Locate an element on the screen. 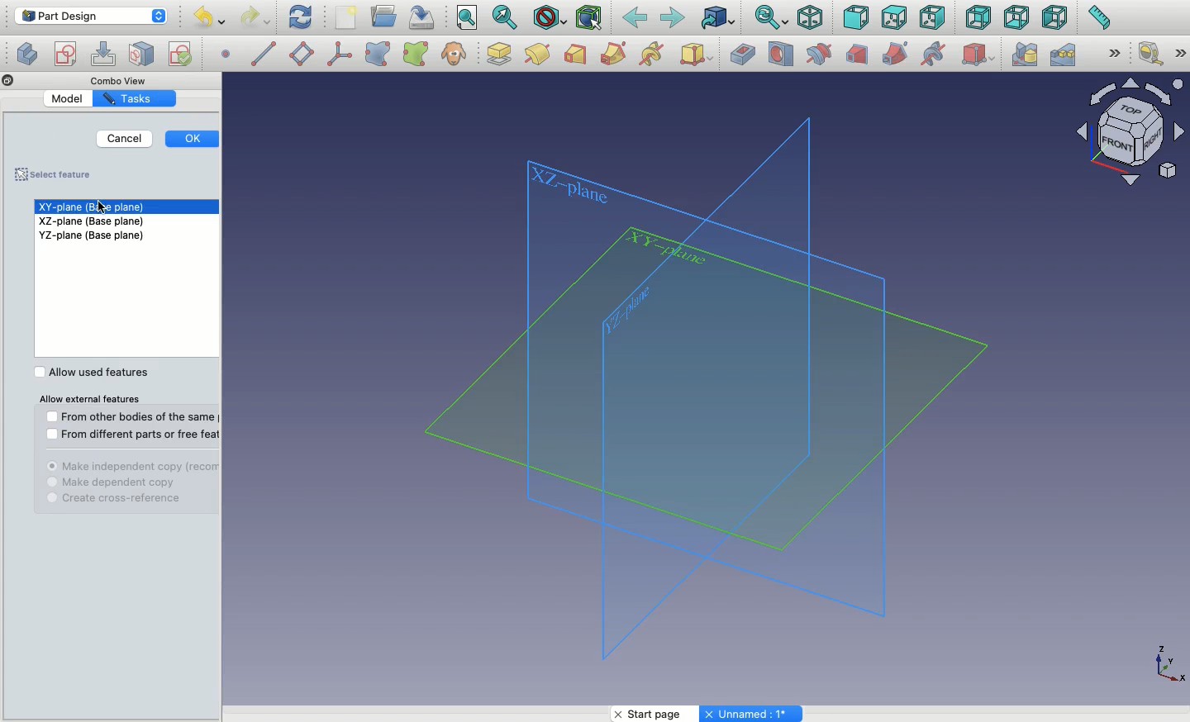 The height and width of the screenshot is (722, 1190). Back is located at coordinates (979, 17).